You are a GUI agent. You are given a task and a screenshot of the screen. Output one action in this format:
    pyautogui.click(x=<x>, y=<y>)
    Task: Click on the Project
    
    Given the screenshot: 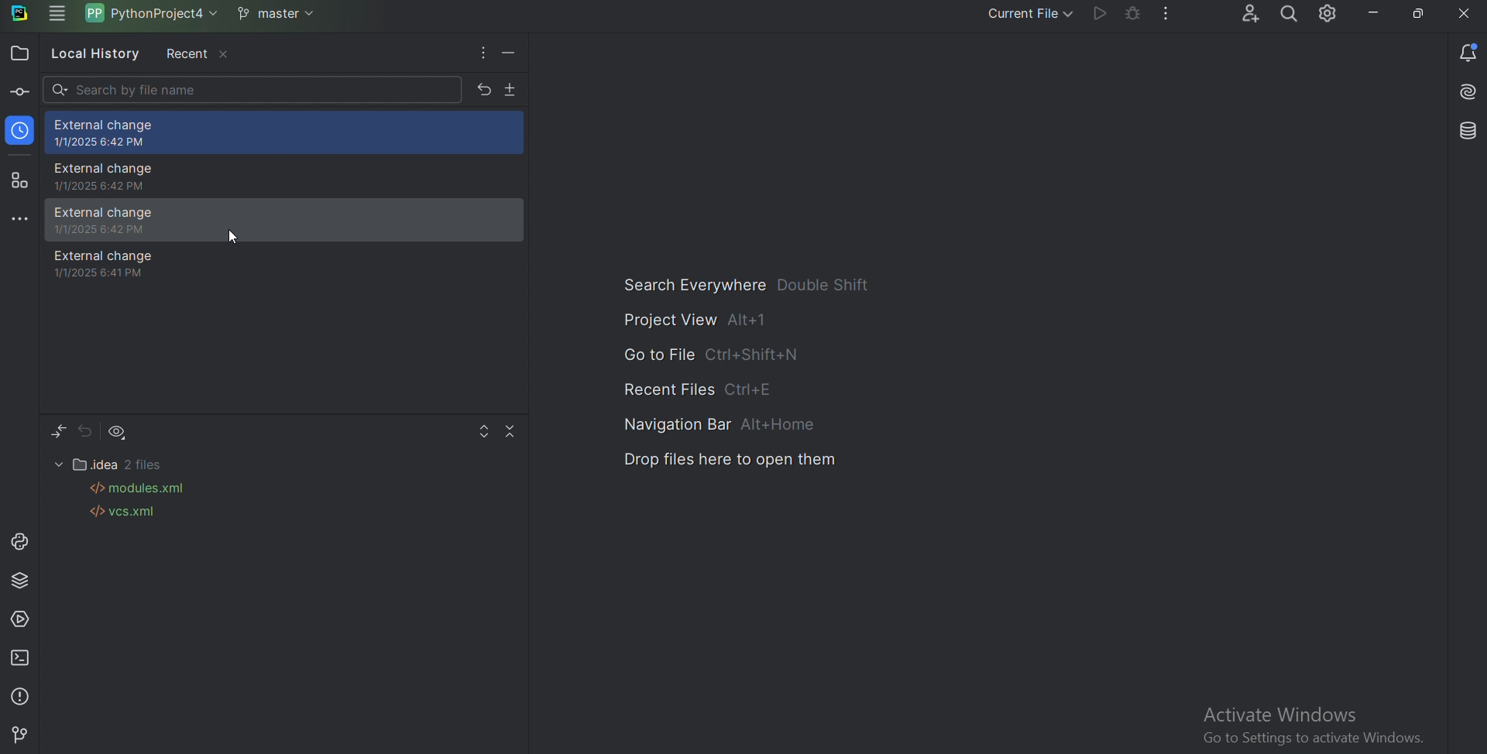 What is the action you would take?
    pyautogui.click(x=21, y=53)
    